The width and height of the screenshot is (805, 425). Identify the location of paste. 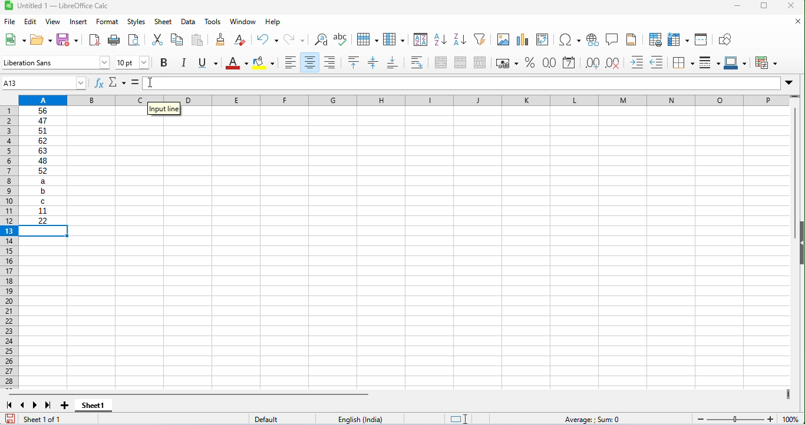
(198, 40).